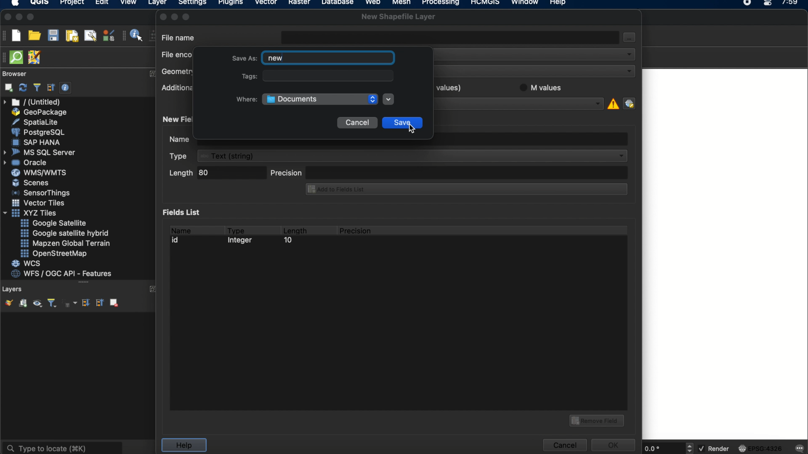 This screenshot has width=808, height=454. Describe the element at coordinates (31, 182) in the screenshot. I see `scenes` at that location.